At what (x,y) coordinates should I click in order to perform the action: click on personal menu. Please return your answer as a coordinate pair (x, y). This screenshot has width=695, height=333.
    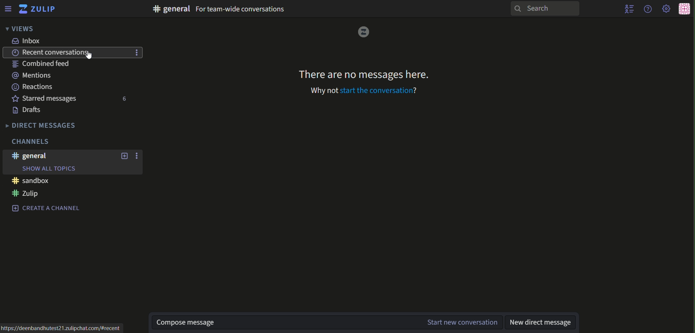
    Looking at the image, I should click on (684, 9).